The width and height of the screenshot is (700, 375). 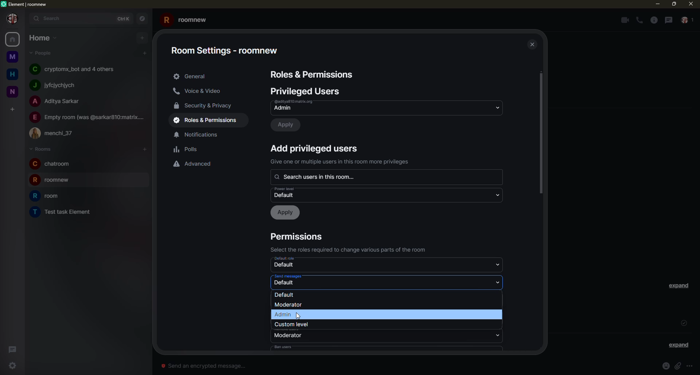 I want to click on default, so click(x=288, y=193).